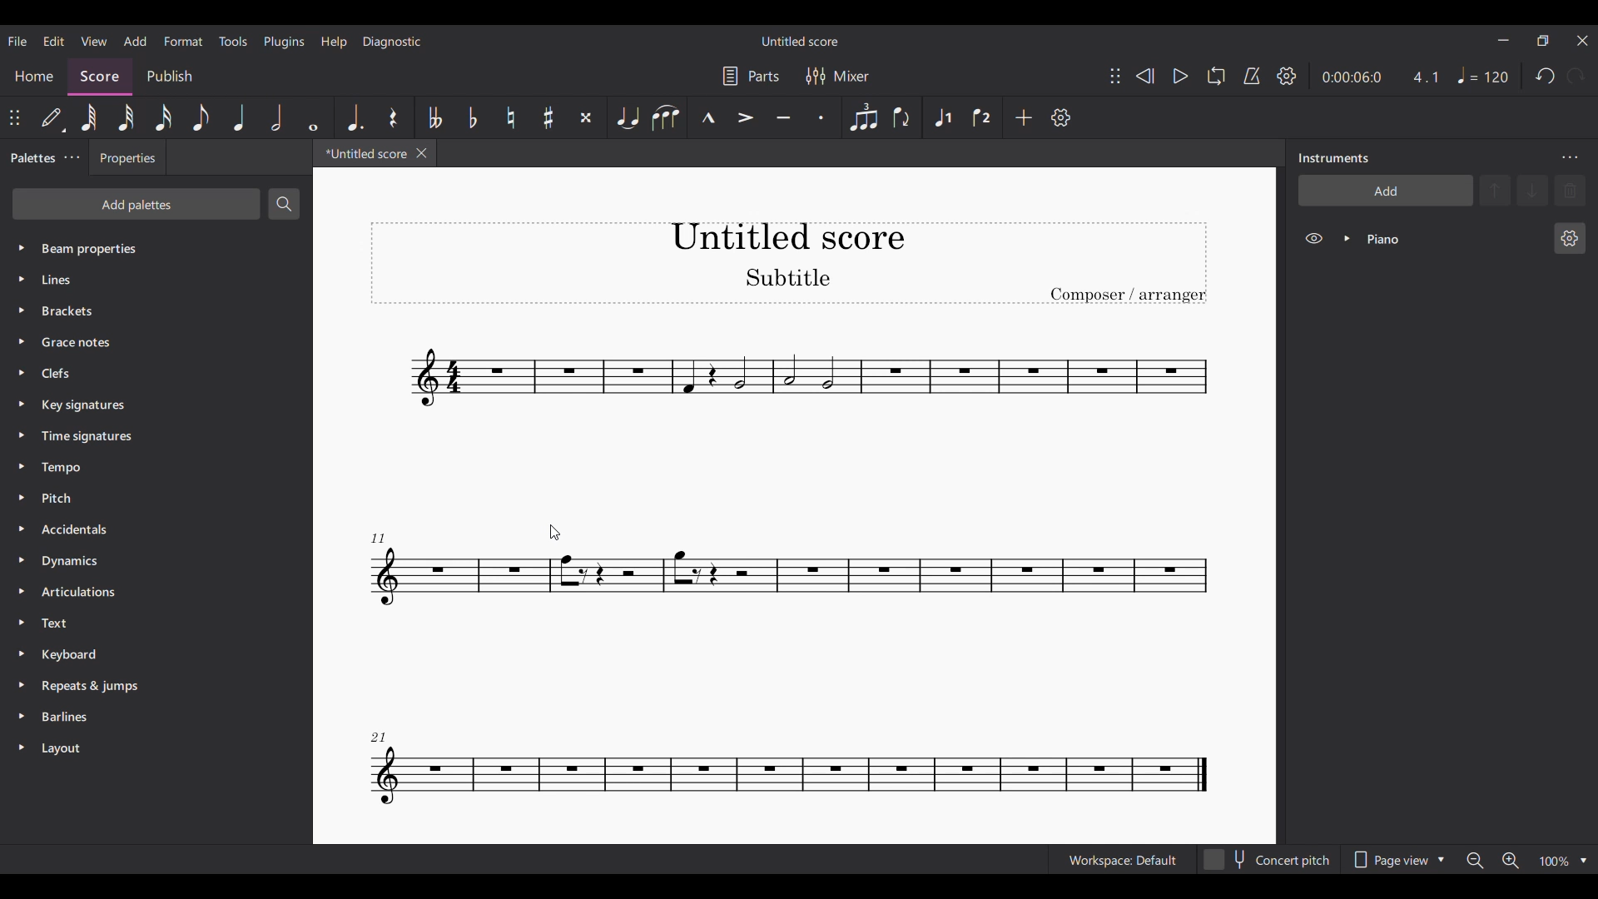 The width and height of the screenshot is (1598, 899). What do you see at coordinates (93, 41) in the screenshot?
I see `View menu` at bounding box center [93, 41].